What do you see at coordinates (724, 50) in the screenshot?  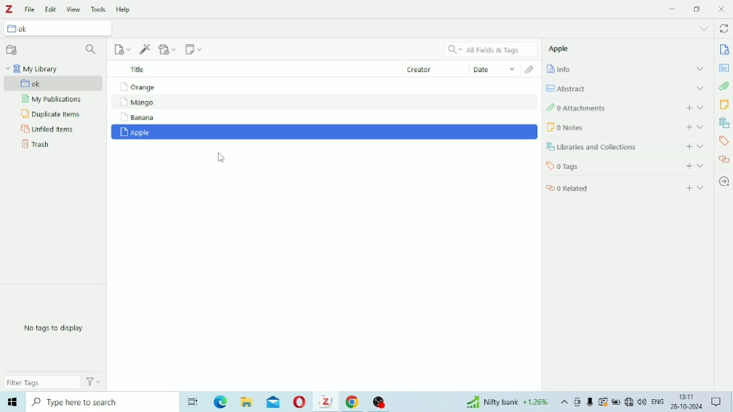 I see `Info` at bounding box center [724, 50].